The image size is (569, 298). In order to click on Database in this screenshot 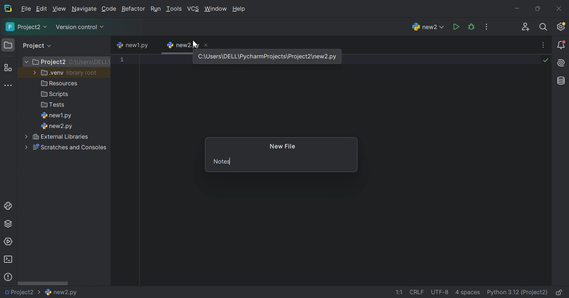, I will do `click(560, 81)`.